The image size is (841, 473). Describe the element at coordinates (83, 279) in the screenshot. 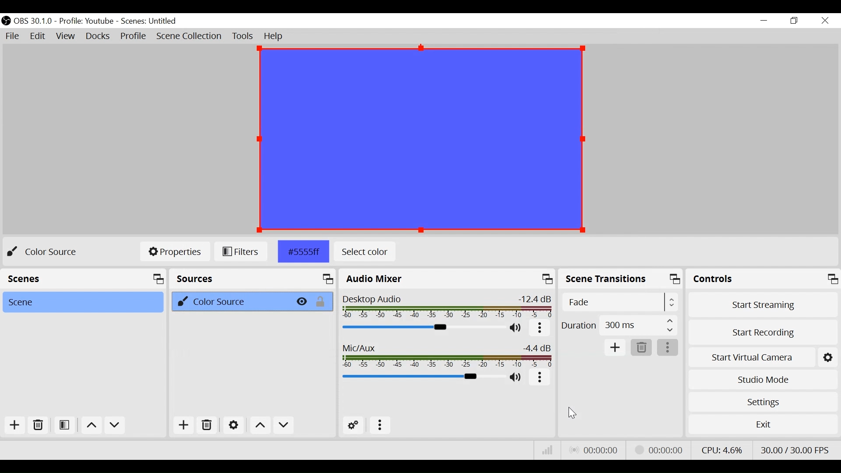

I see `Scenes` at that location.